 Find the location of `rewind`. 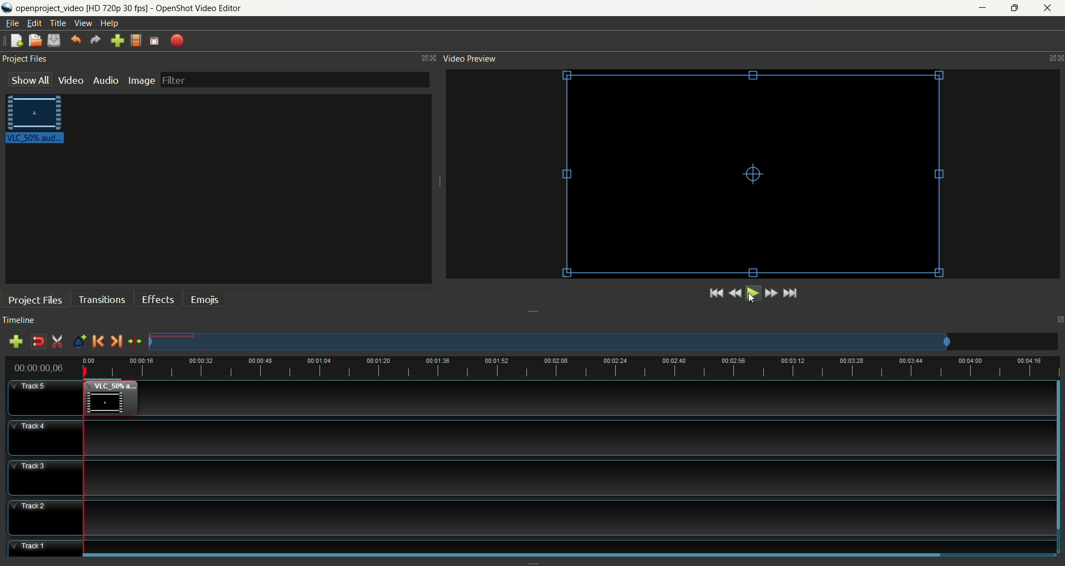

rewind is located at coordinates (735, 294).